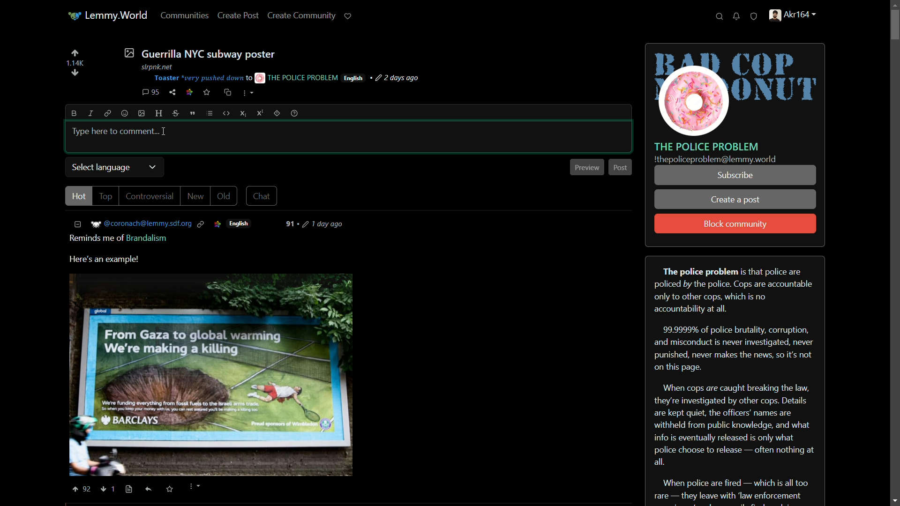 The width and height of the screenshot is (900, 506). I want to click on emoji, so click(125, 114).